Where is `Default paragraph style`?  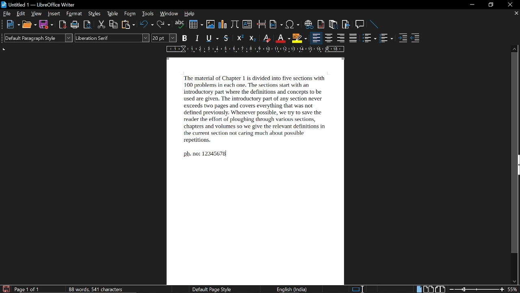 Default paragraph style is located at coordinates (38, 38).